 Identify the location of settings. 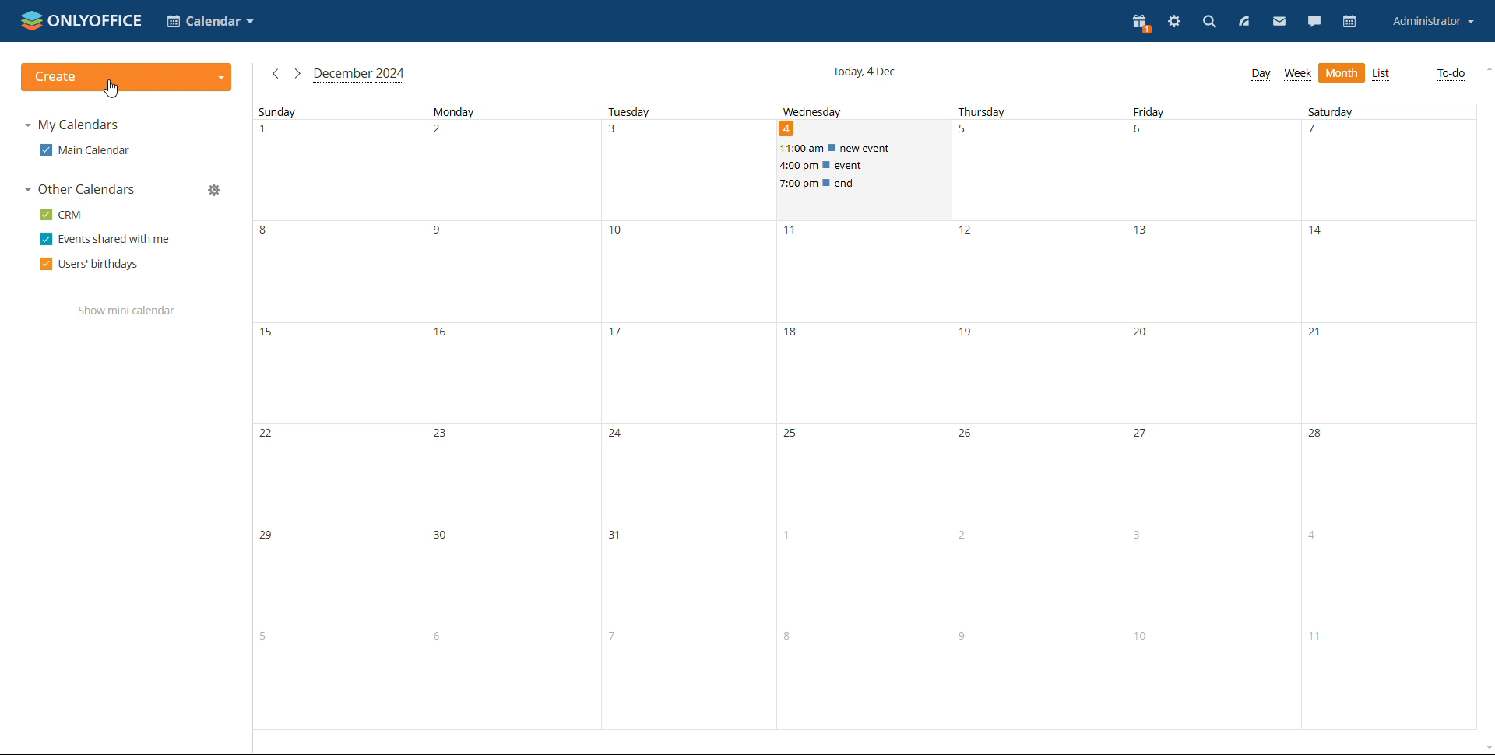
(1173, 24).